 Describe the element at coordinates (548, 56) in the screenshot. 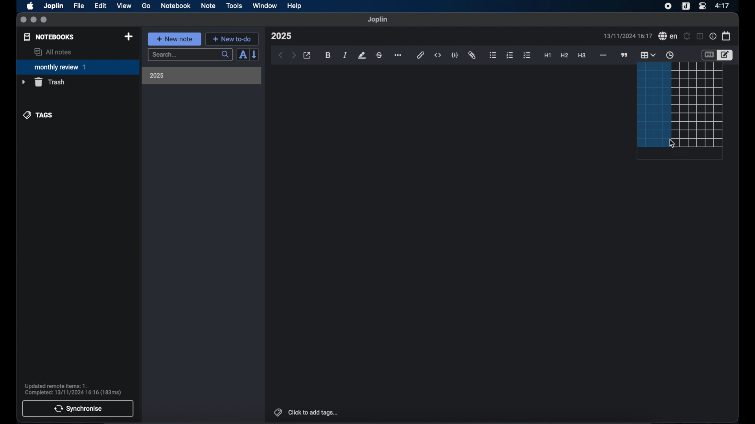

I see `heading 1` at that location.